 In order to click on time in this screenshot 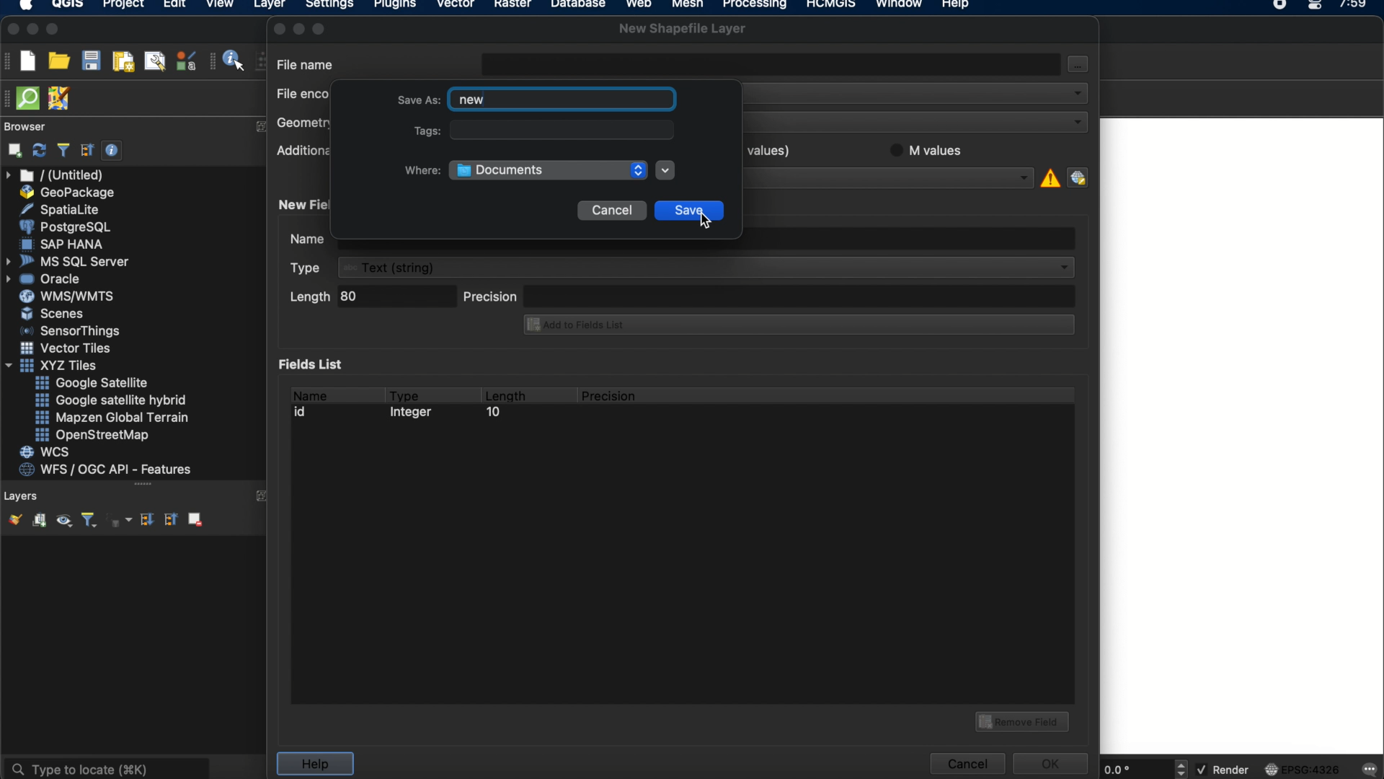, I will do `click(1354, 9)`.